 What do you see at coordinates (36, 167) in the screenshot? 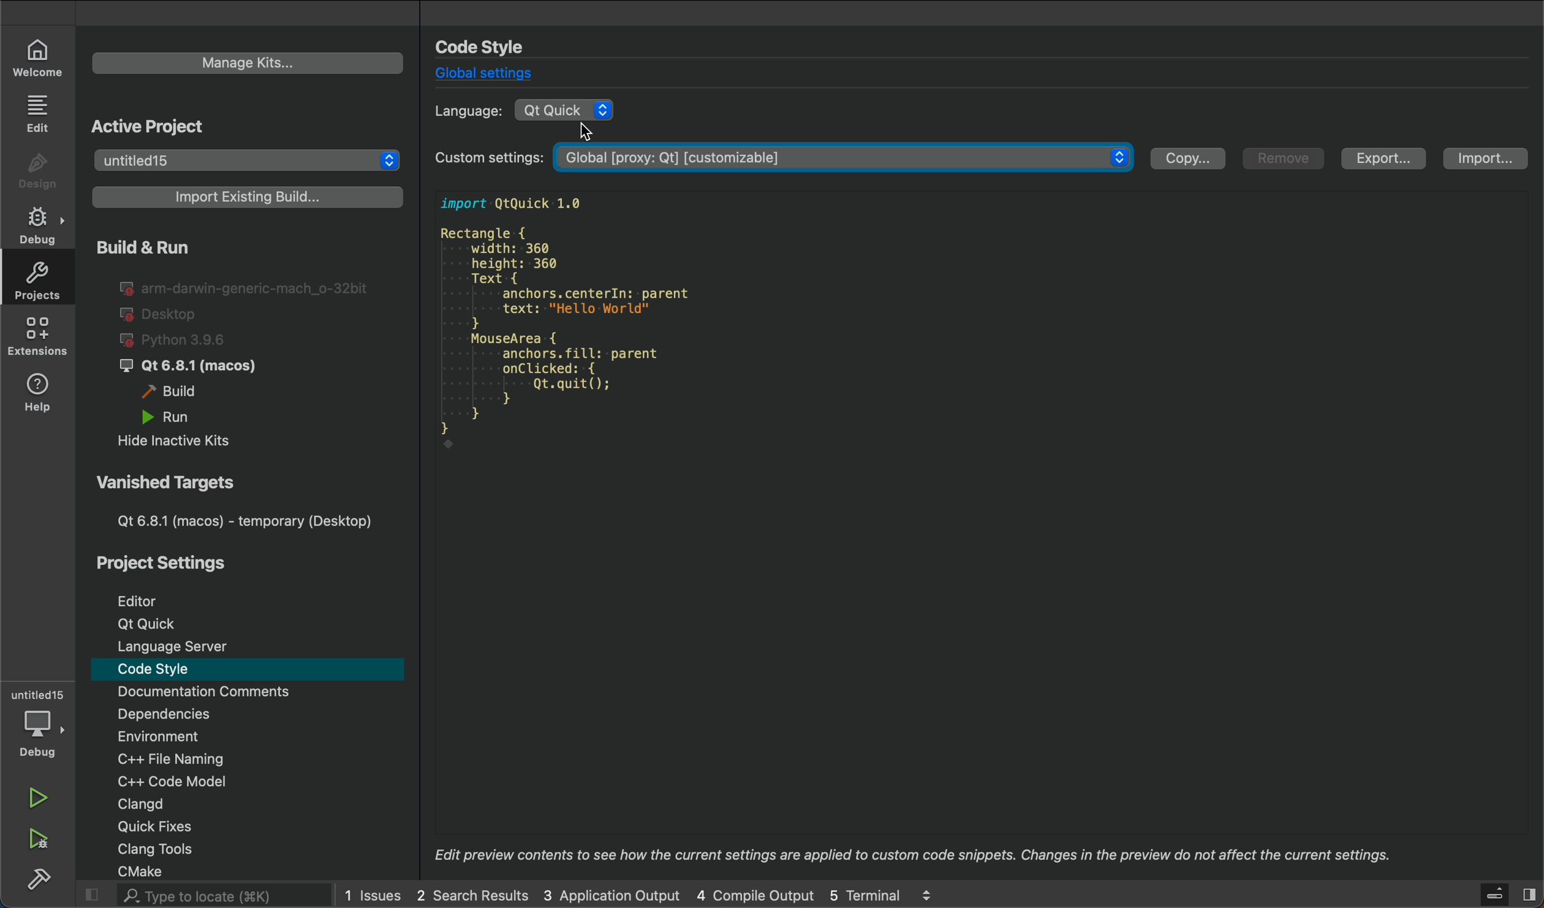
I see `design` at bounding box center [36, 167].